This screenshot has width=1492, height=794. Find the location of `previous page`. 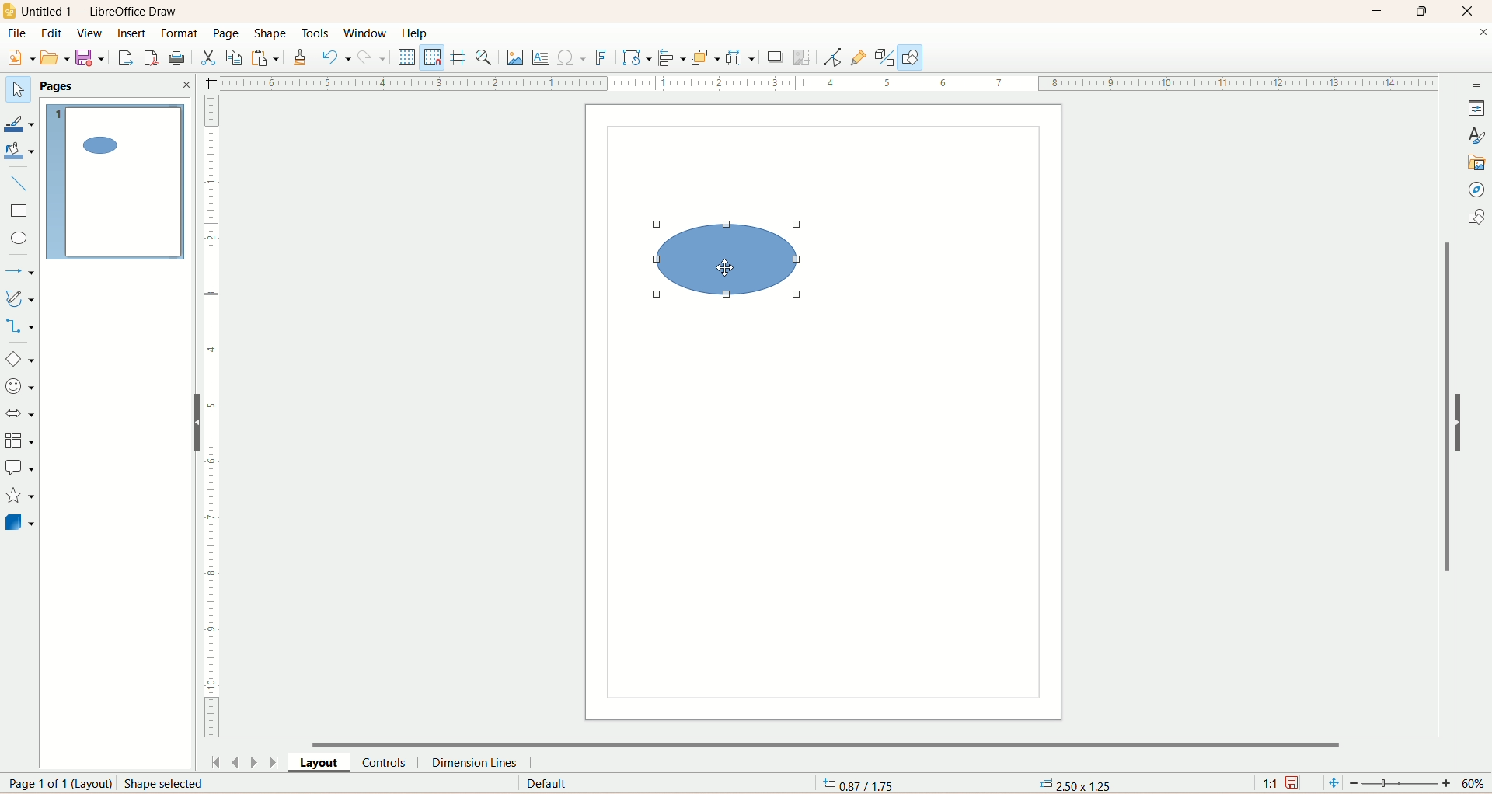

previous page is located at coordinates (235, 761).